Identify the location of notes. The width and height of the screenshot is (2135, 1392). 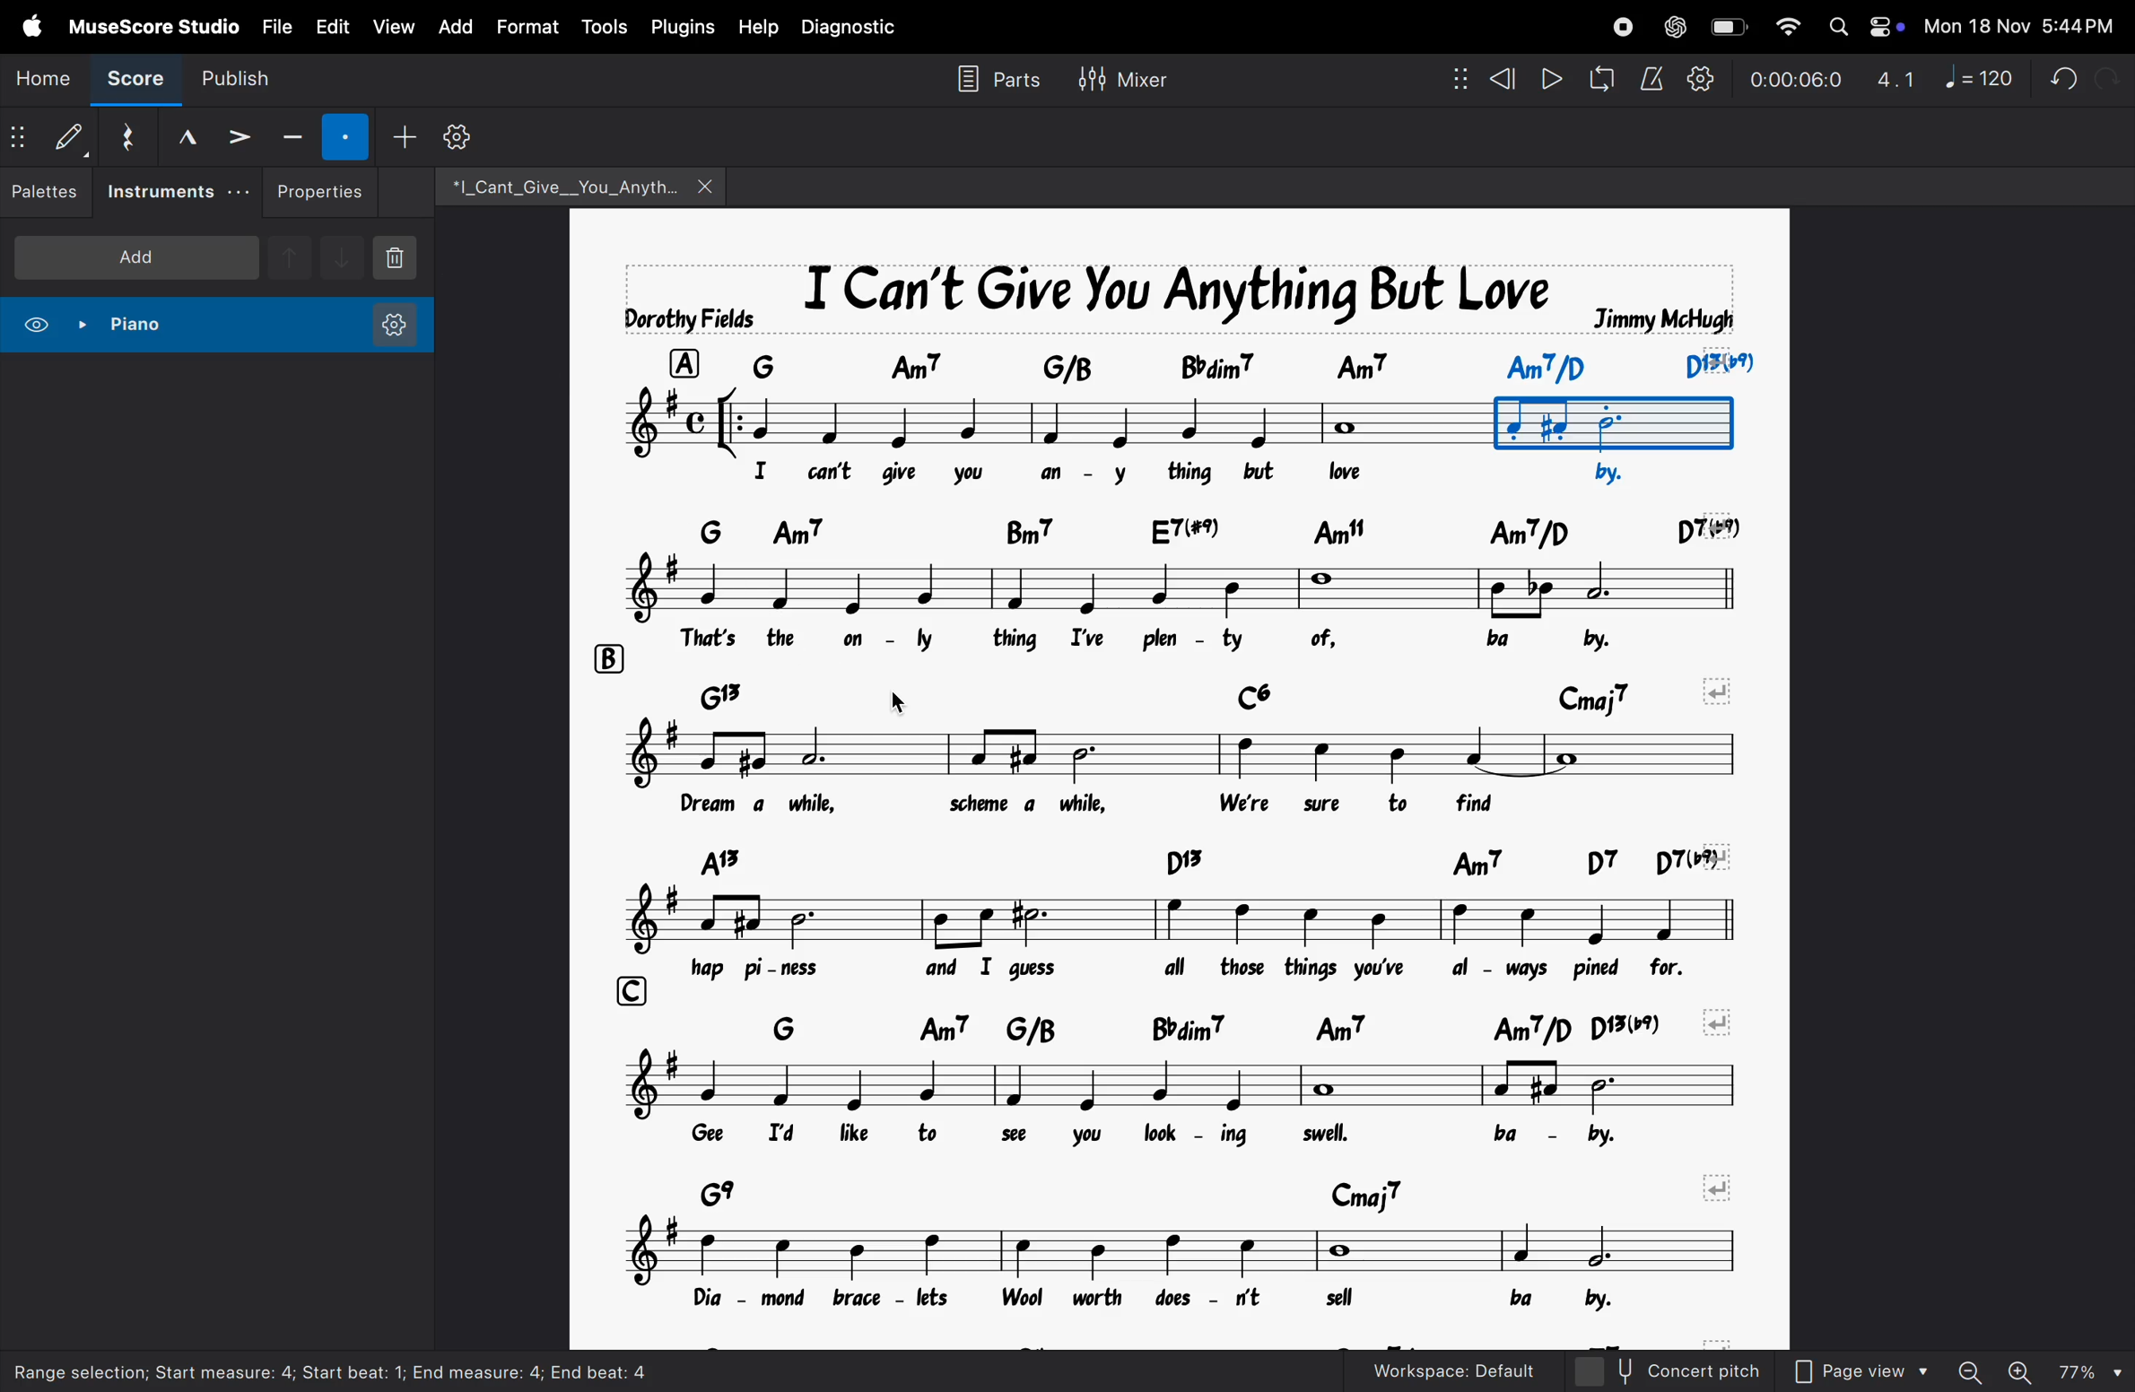
(1175, 1087).